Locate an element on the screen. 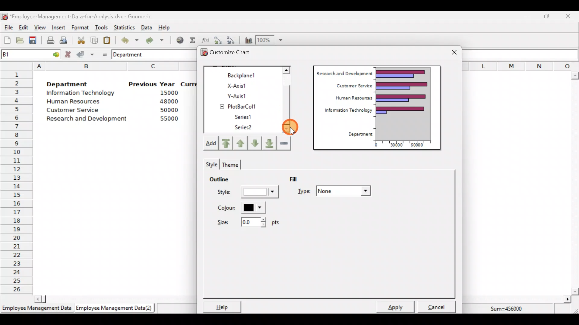 The height and width of the screenshot is (325, 579). Insert a chart is located at coordinates (247, 40).